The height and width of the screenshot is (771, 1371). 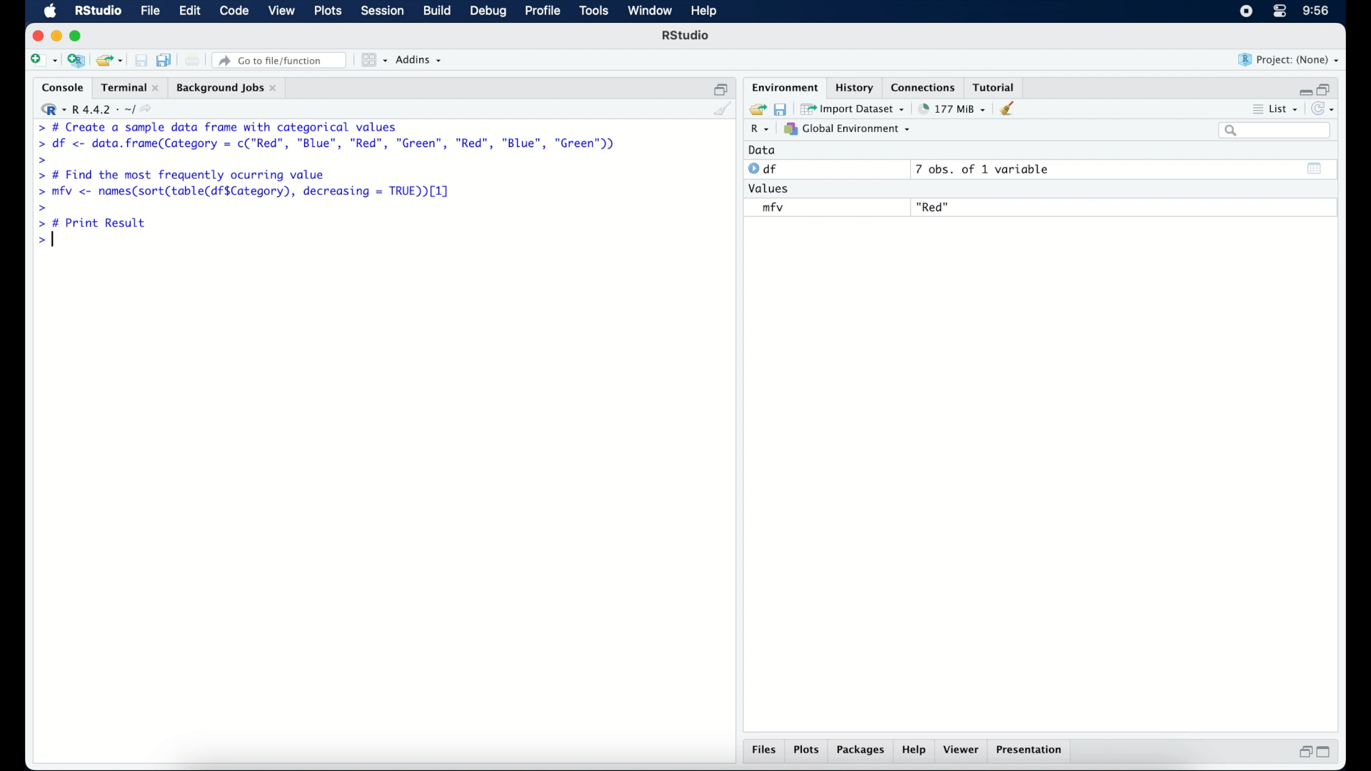 What do you see at coordinates (35, 35) in the screenshot?
I see `close` at bounding box center [35, 35].